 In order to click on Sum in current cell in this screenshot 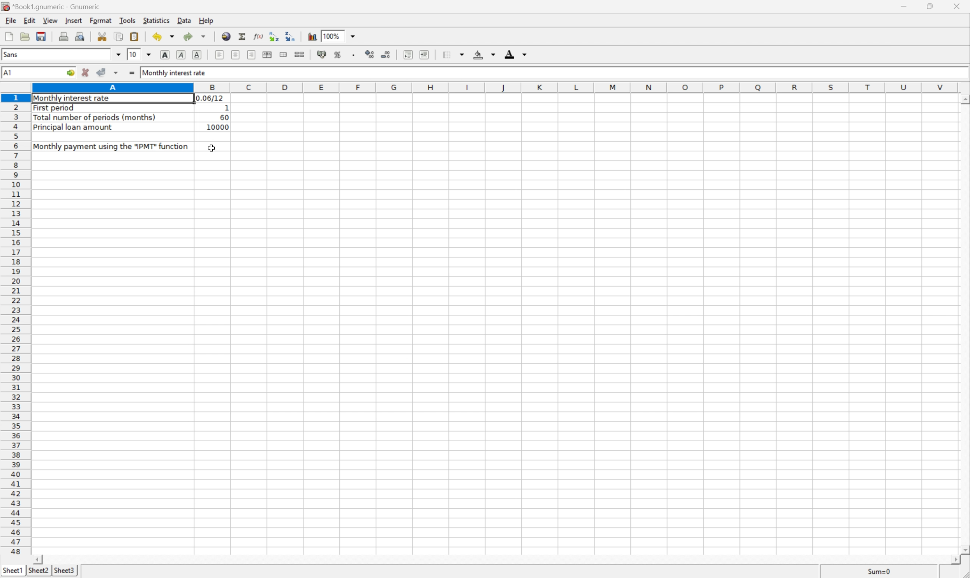, I will do `click(241, 37)`.